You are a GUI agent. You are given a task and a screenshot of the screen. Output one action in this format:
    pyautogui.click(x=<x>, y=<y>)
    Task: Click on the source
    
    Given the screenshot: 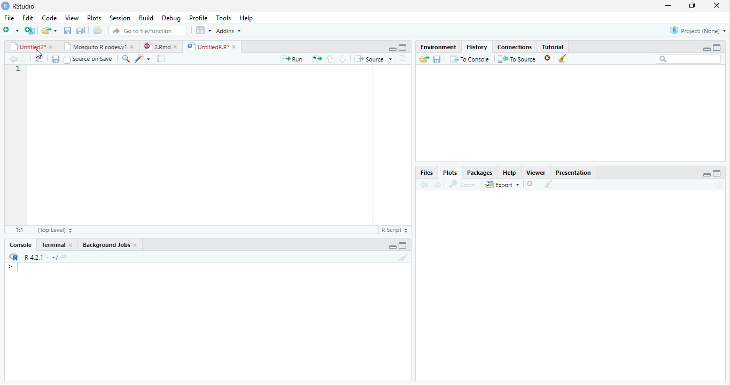 What is the action you would take?
    pyautogui.click(x=374, y=59)
    